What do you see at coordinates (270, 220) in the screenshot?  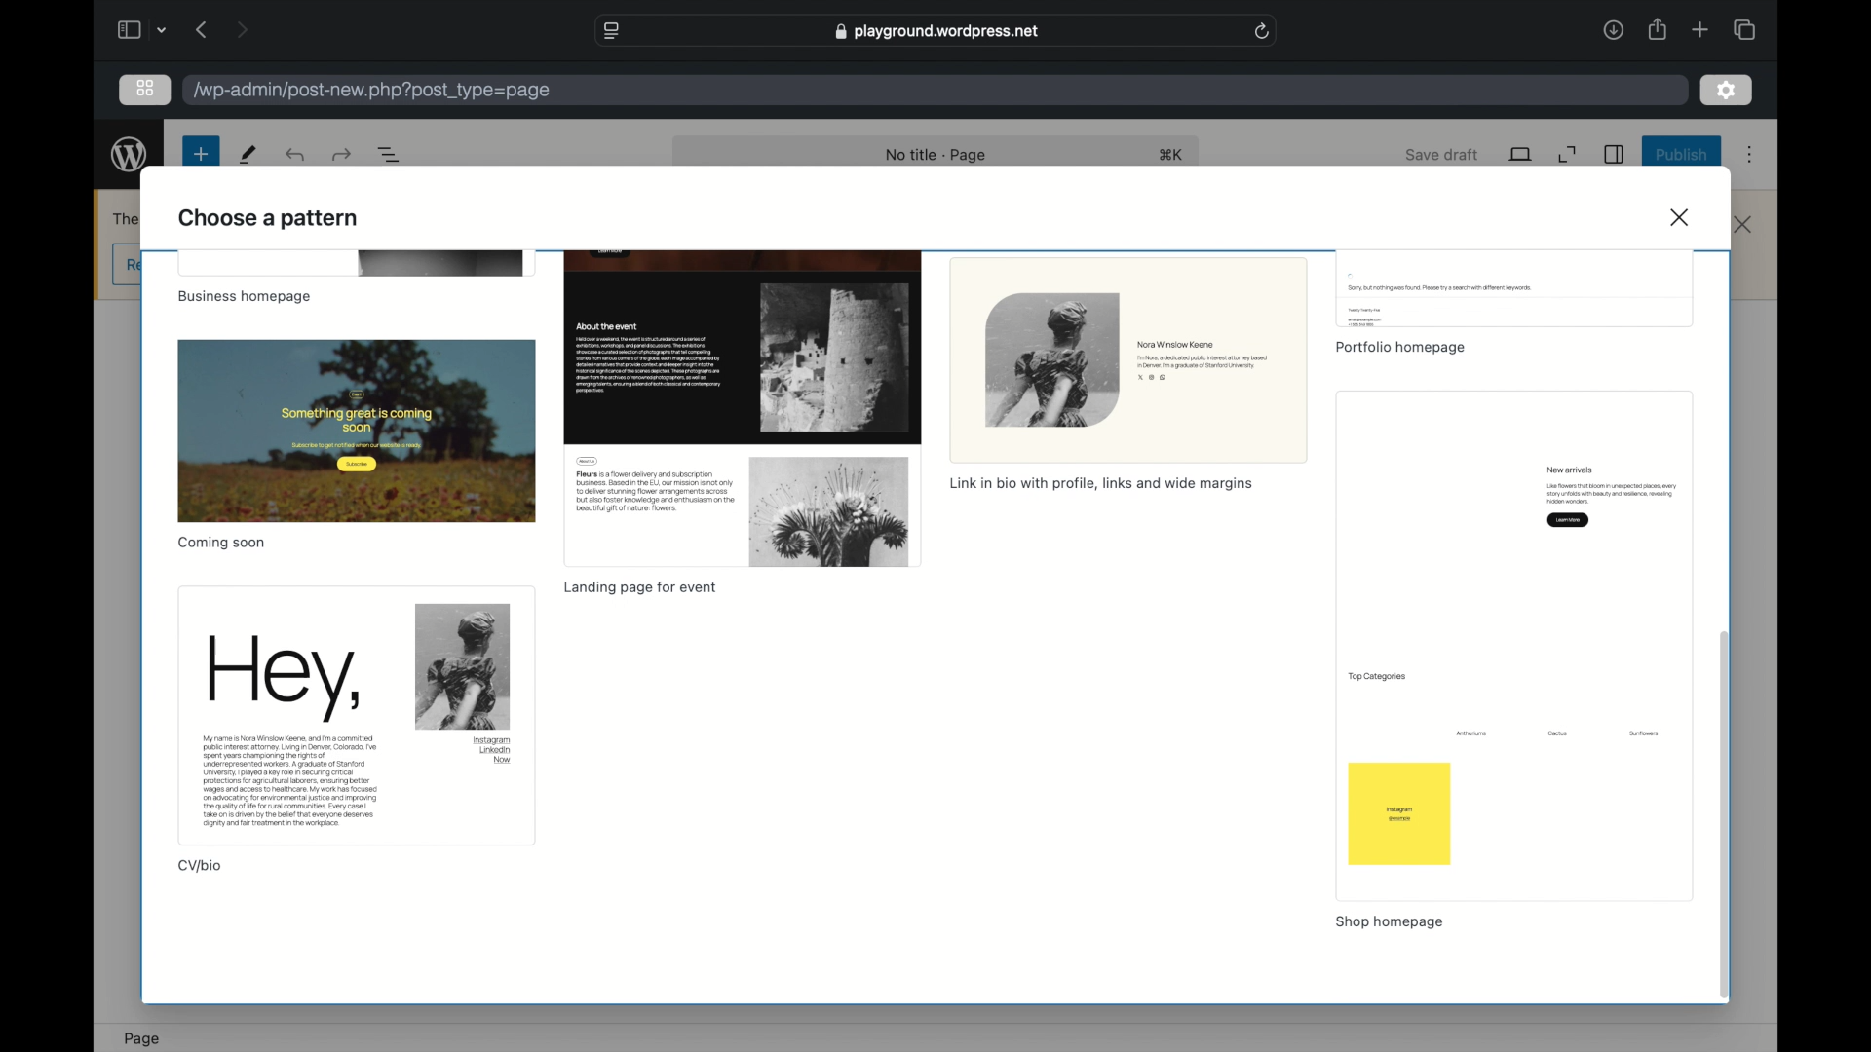 I see `choose a pattern` at bounding box center [270, 220].